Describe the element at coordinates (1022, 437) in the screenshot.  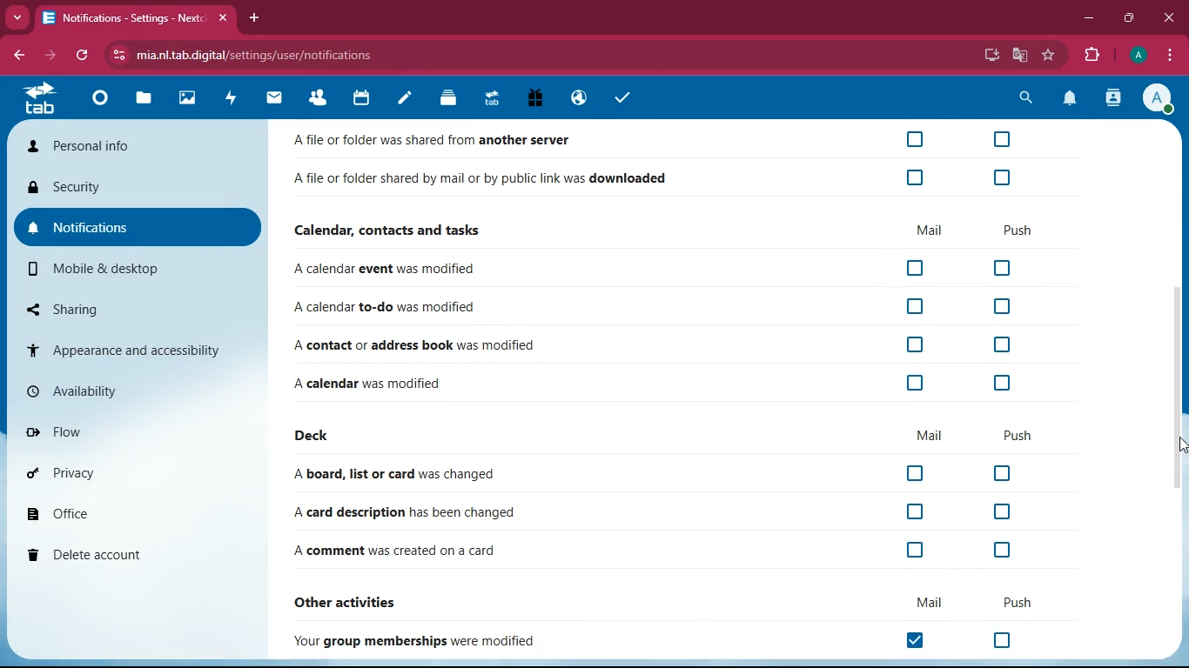
I see `push` at that location.